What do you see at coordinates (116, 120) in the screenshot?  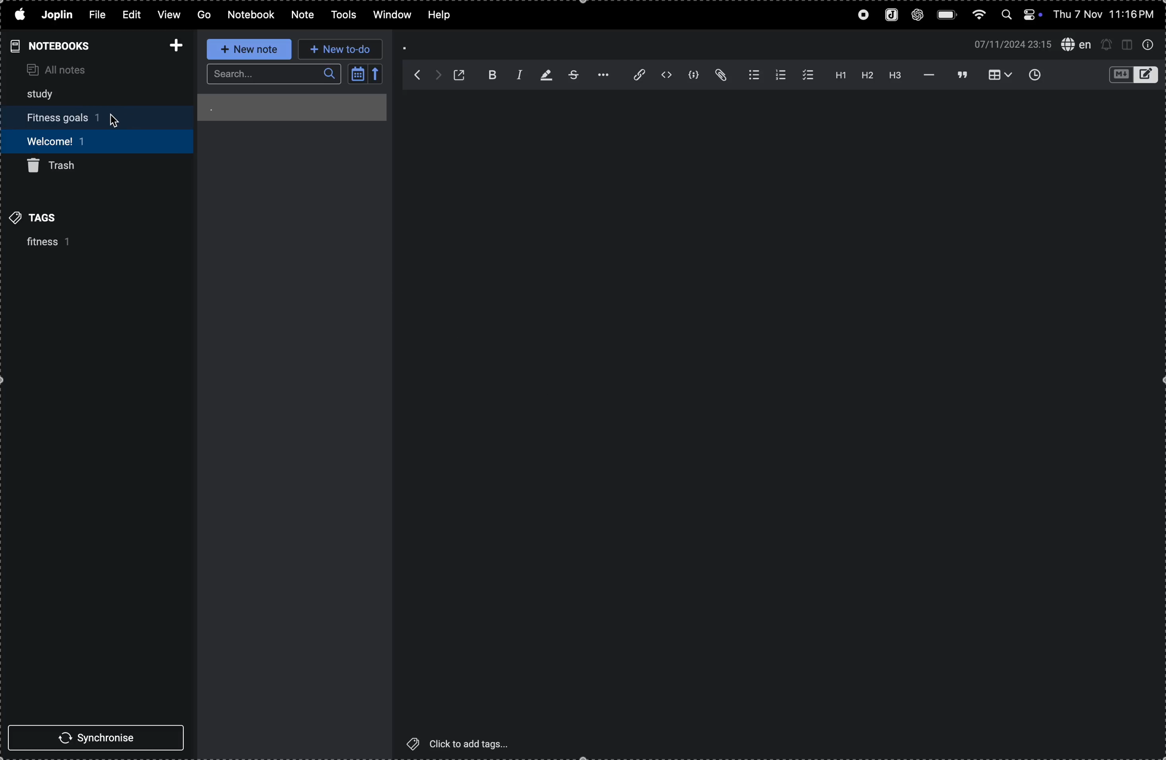 I see `cursor` at bounding box center [116, 120].